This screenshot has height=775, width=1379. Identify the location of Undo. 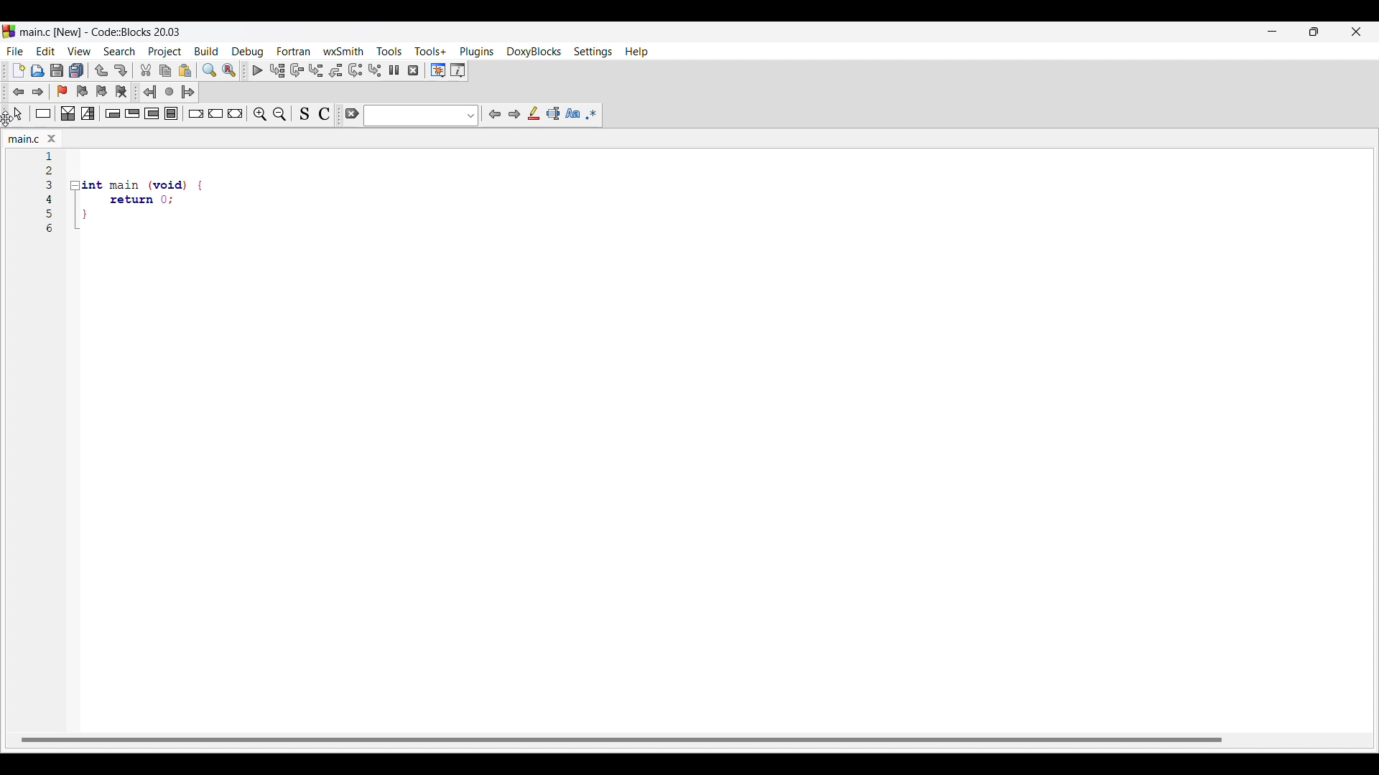
(101, 70).